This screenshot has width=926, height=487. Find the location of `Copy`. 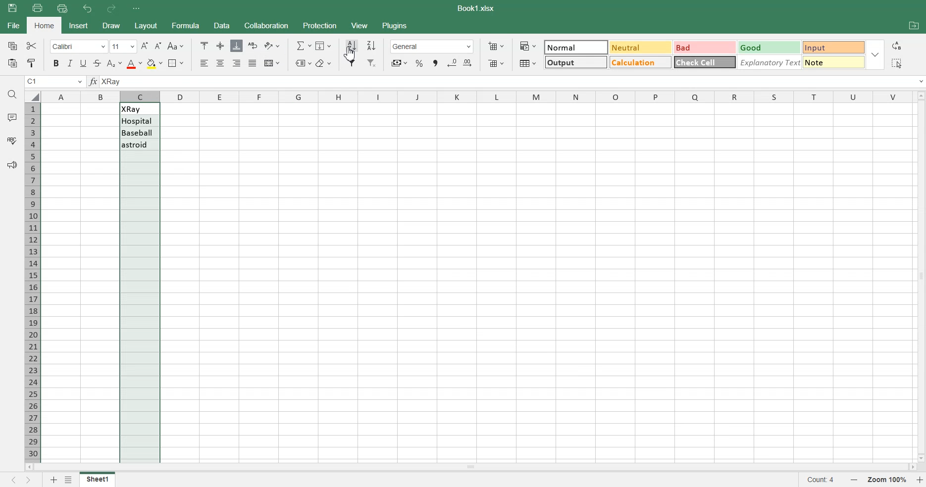

Copy is located at coordinates (11, 46).